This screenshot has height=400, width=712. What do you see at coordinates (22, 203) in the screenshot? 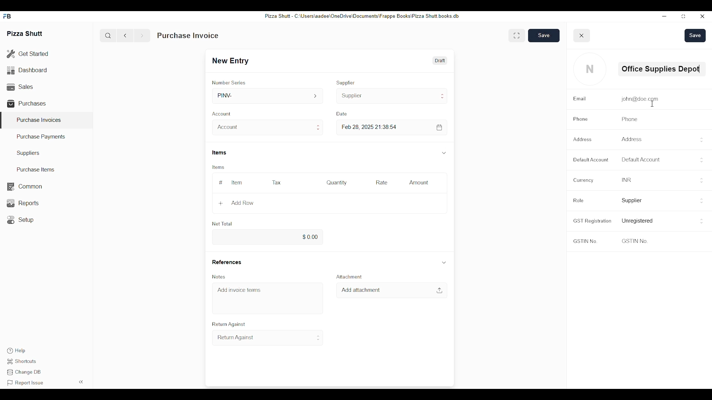
I see `Reports` at bounding box center [22, 203].